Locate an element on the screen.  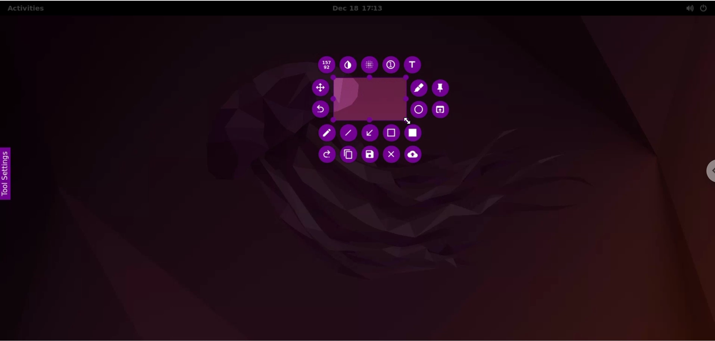
save is located at coordinates (370, 154).